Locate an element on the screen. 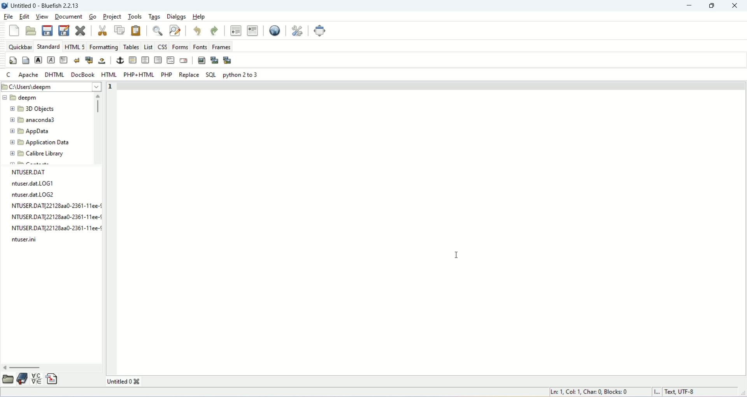  deepm is located at coordinates (29, 99).